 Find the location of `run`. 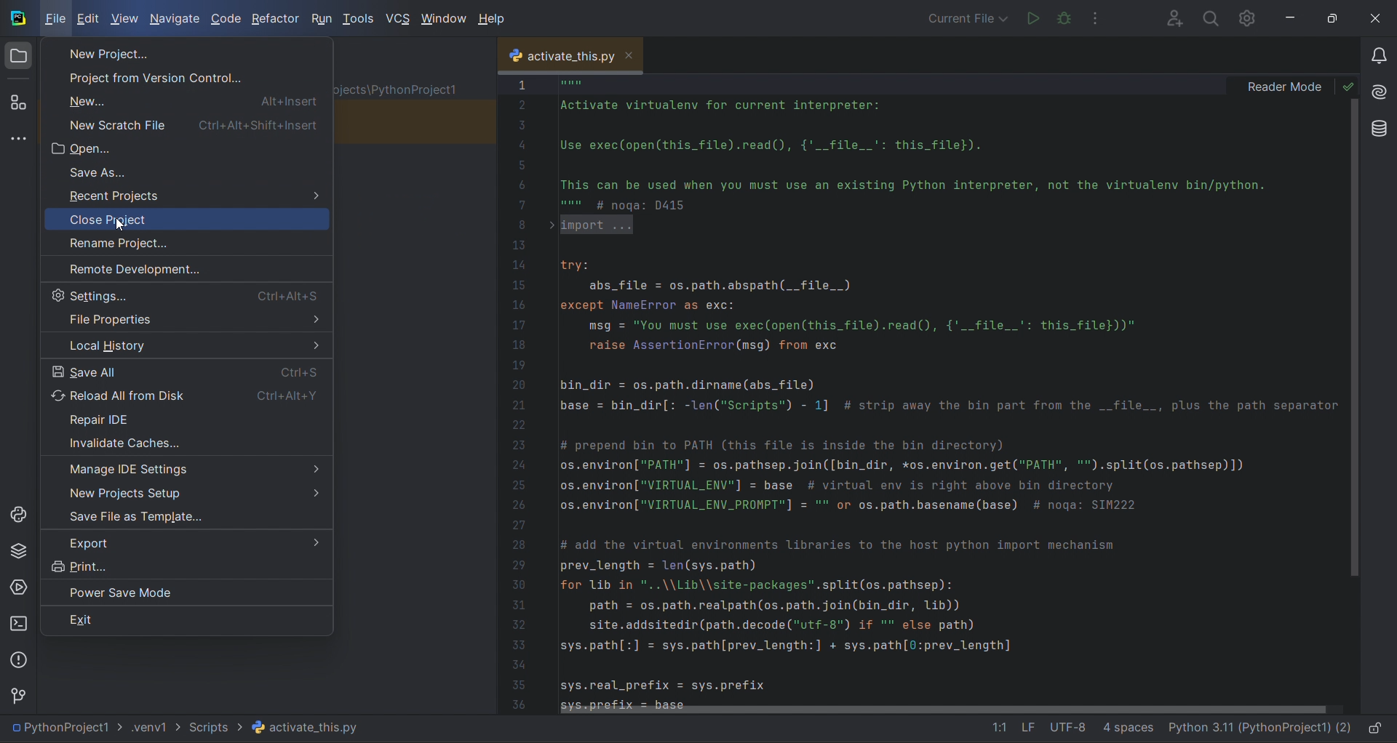

run is located at coordinates (1030, 17).